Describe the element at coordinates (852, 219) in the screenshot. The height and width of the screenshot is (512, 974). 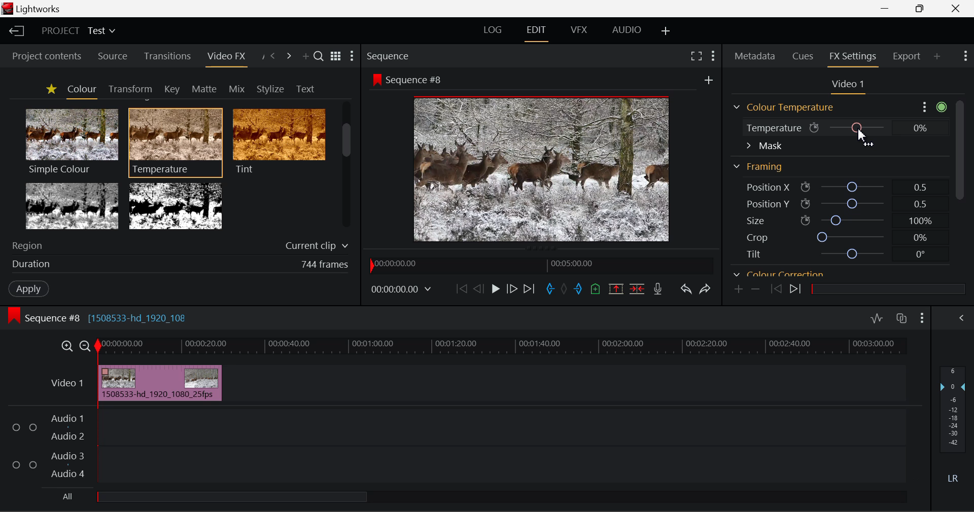
I see `size` at that location.